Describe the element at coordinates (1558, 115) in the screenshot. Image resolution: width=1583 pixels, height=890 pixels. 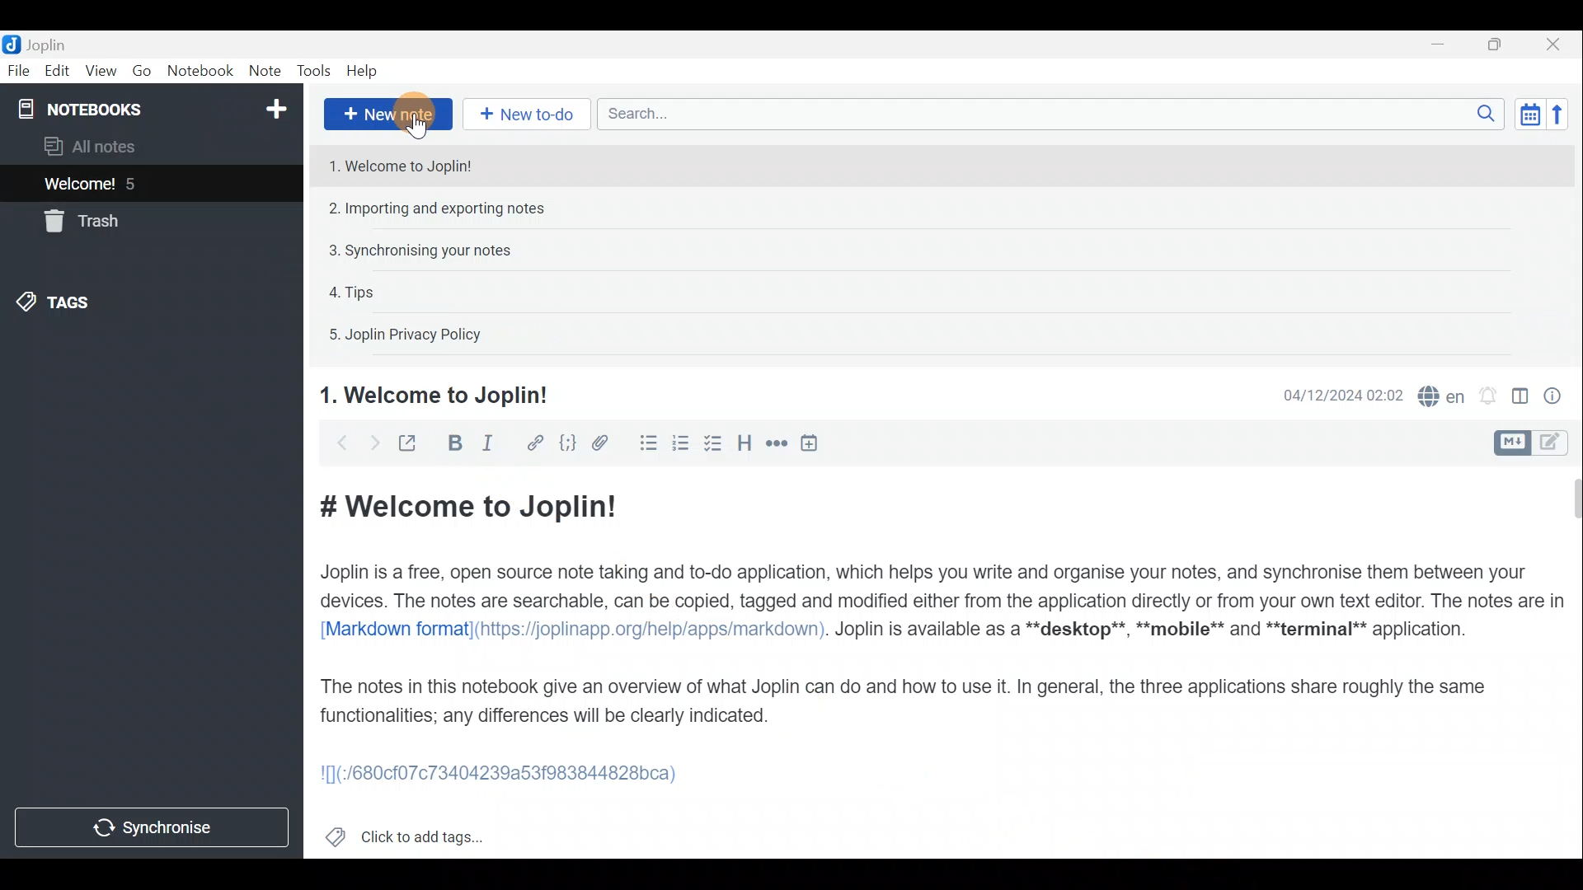
I see `Reverse sort order` at that location.